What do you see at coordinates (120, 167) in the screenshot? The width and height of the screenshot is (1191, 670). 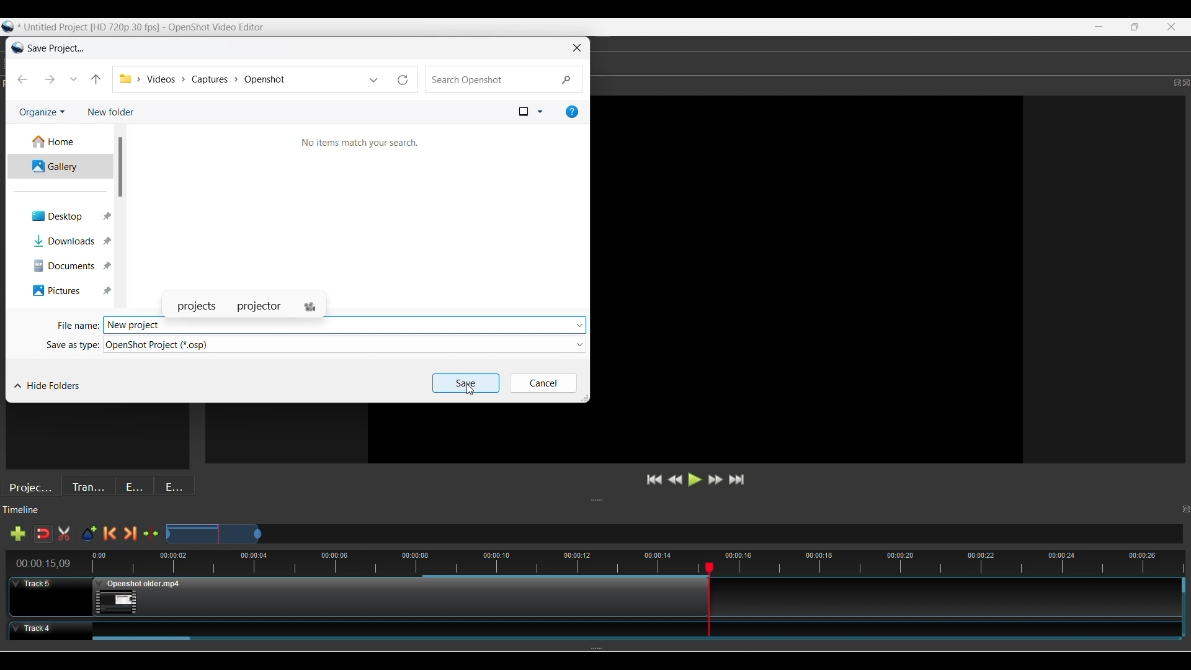 I see `Vertical slide bar` at bounding box center [120, 167].